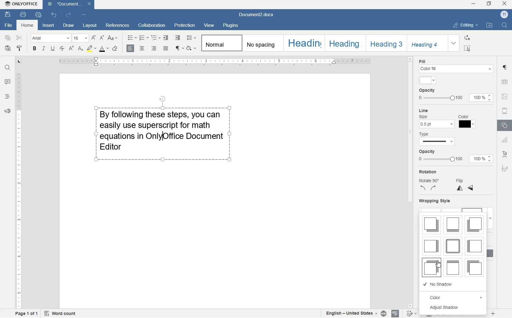 The width and height of the screenshot is (512, 318). Describe the element at coordinates (465, 25) in the screenshot. I see `EDITING` at that location.